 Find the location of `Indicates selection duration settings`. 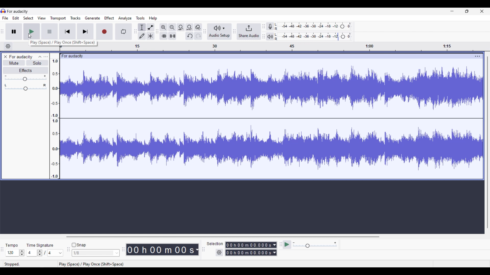

Indicates selection duration settings is located at coordinates (215, 243).